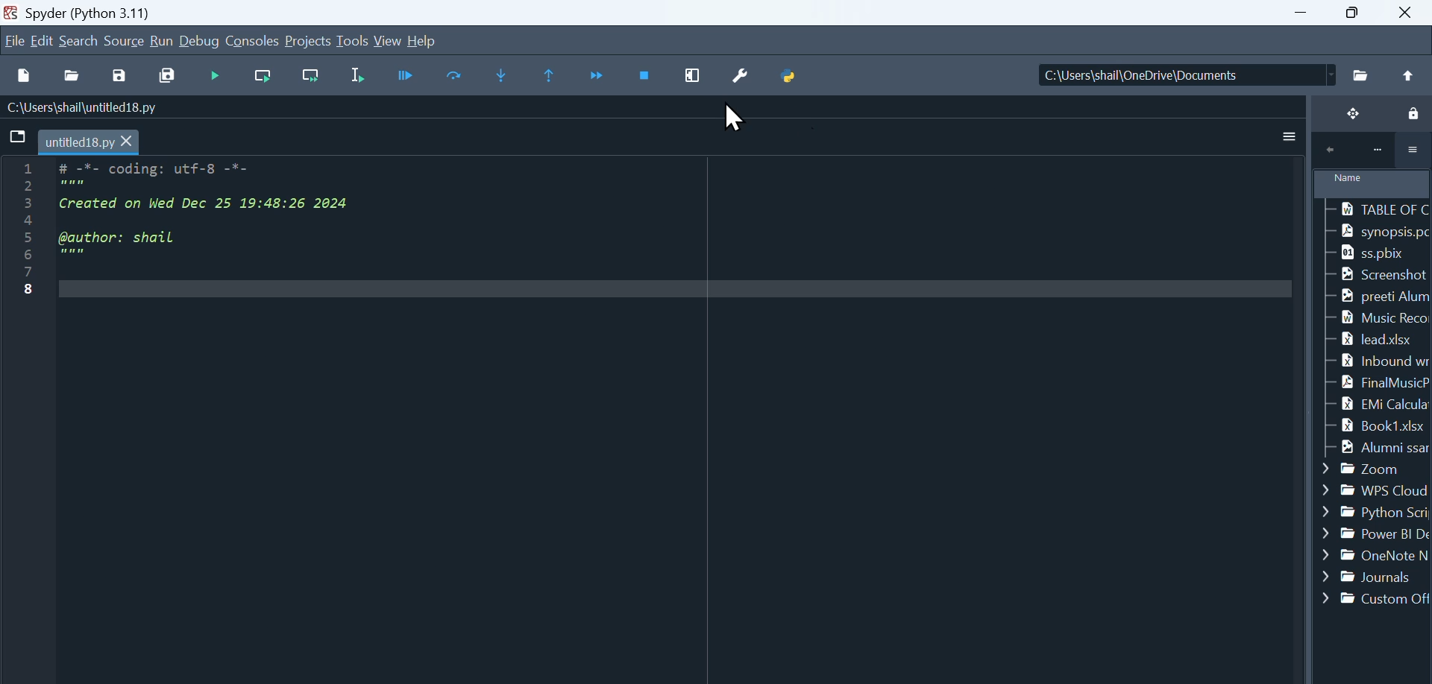  Describe the element at coordinates (1331, 152) in the screenshot. I see `icon ` at that location.